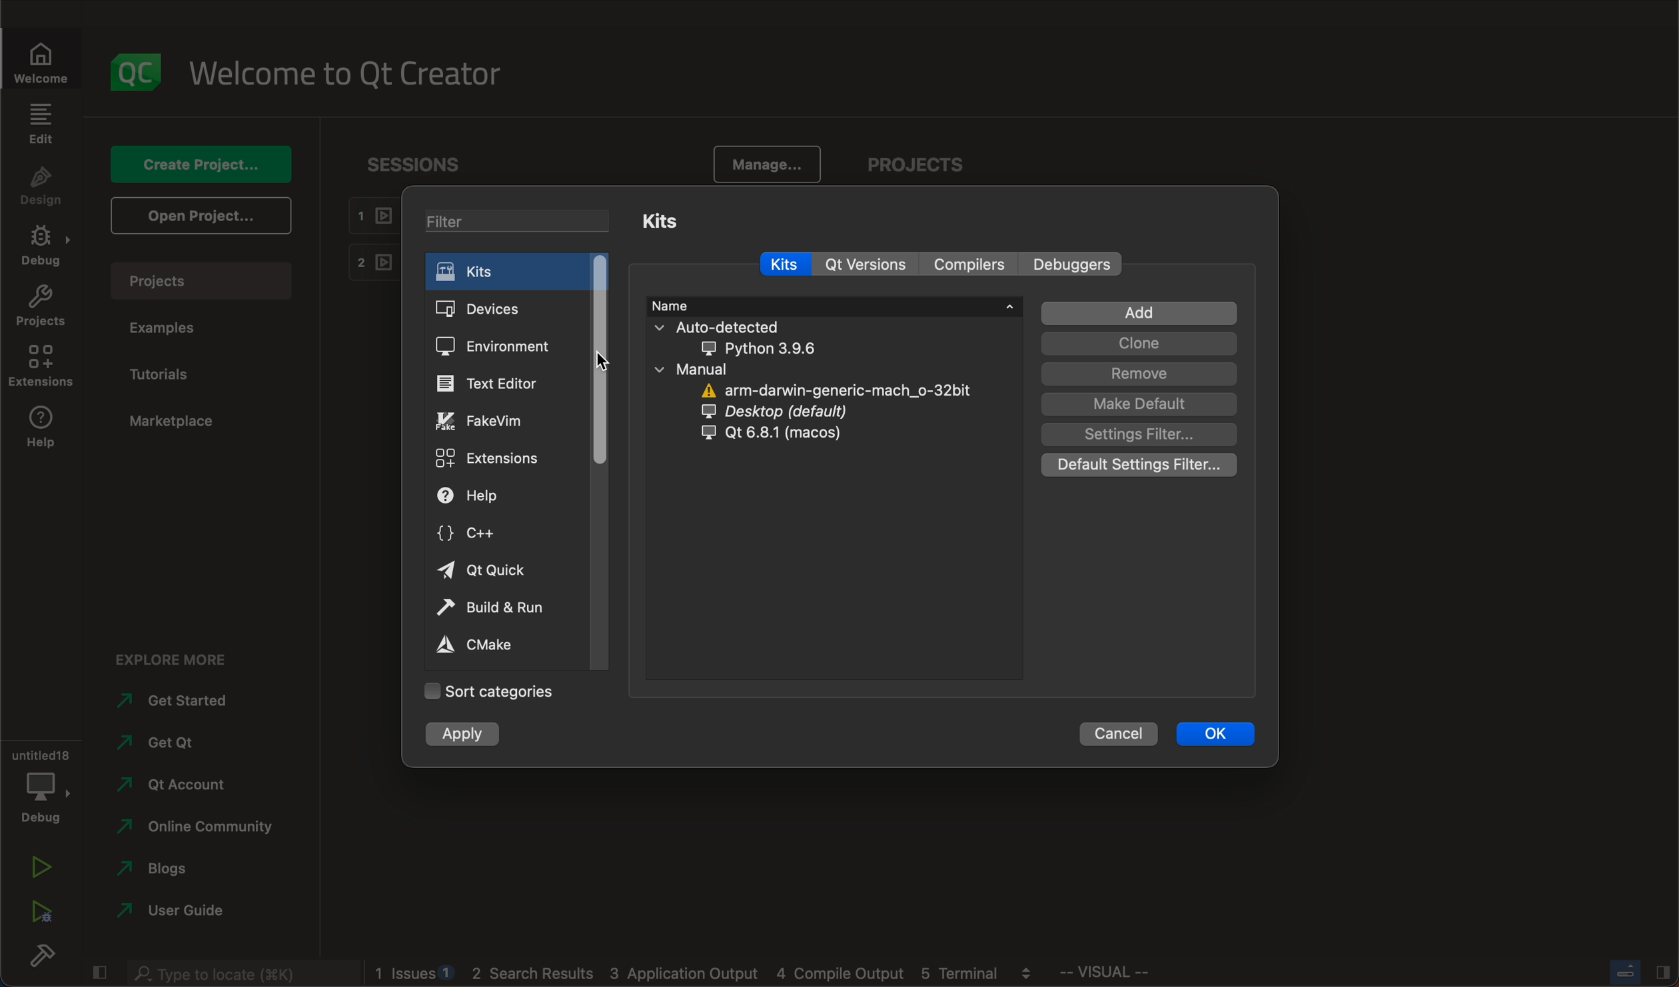 Image resolution: width=1679 pixels, height=987 pixels. Describe the element at coordinates (35, 870) in the screenshot. I see `run` at that location.